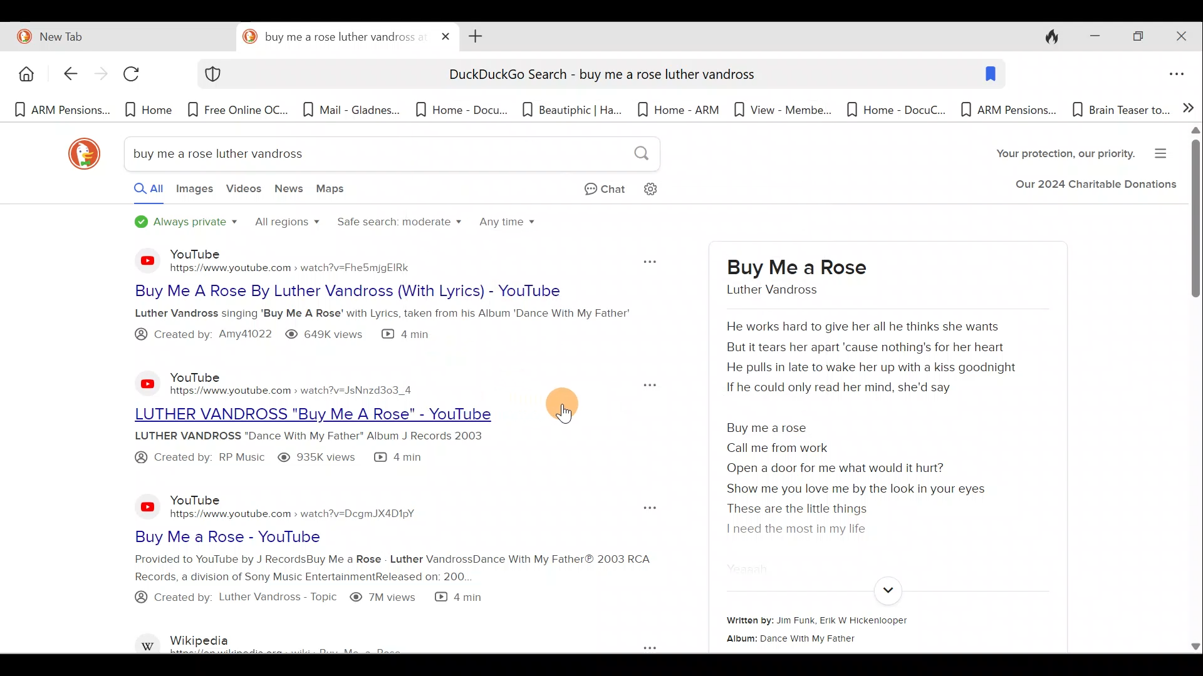 The width and height of the screenshot is (1203, 676). What do you see at coordinates (446, 34) in the screenshot?
I see `Close tab` at bounding box center [446, 34].